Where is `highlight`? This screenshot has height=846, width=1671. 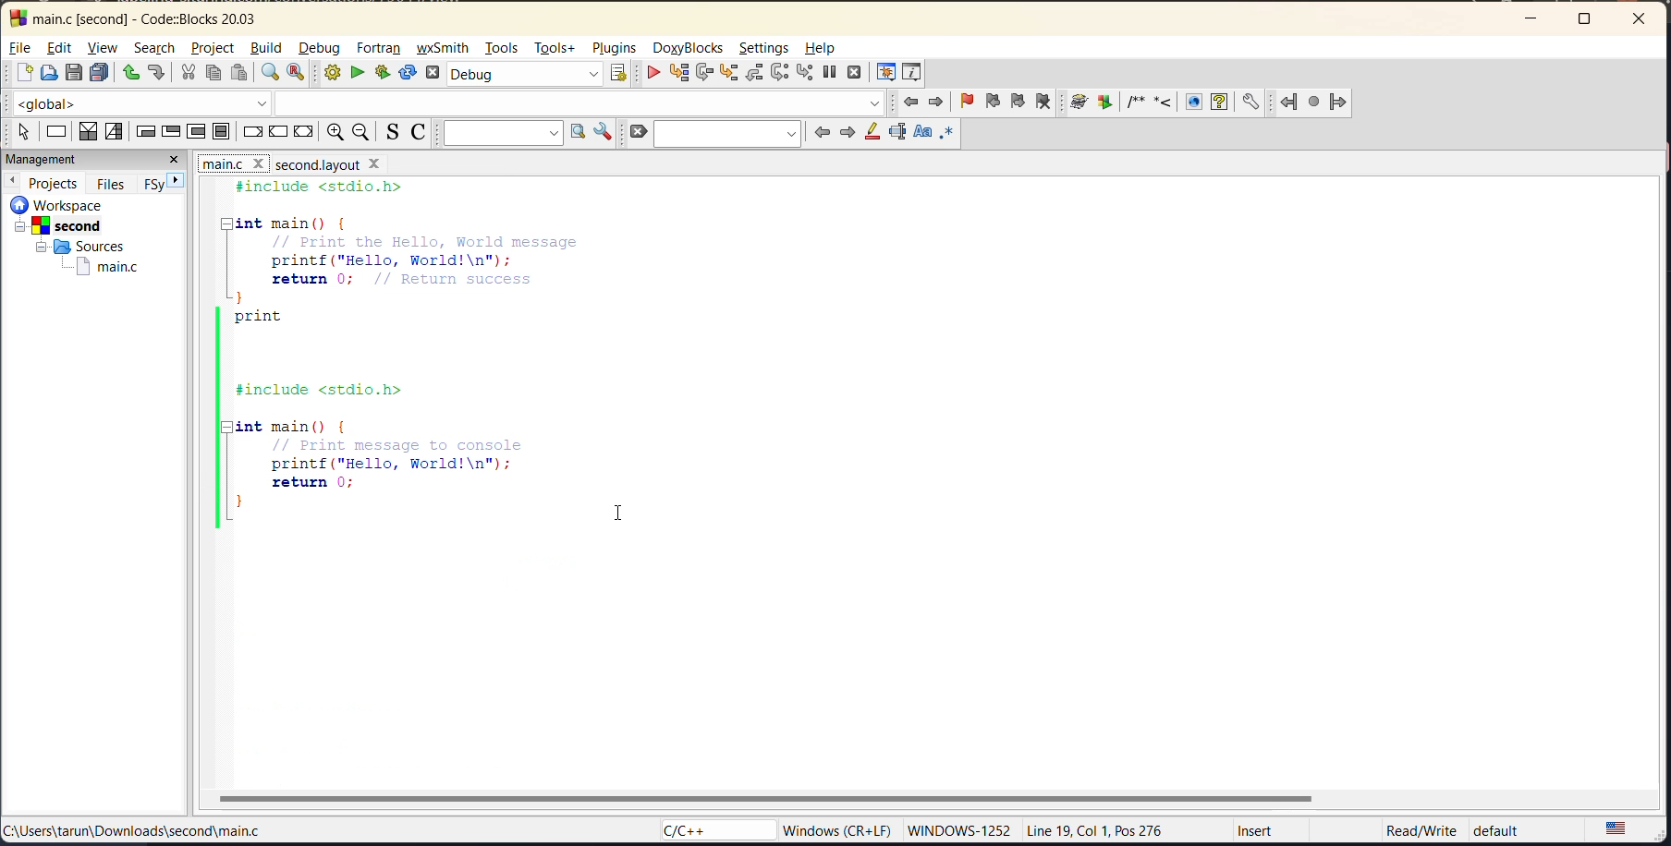 highlight is located at coordinates (872, 133).